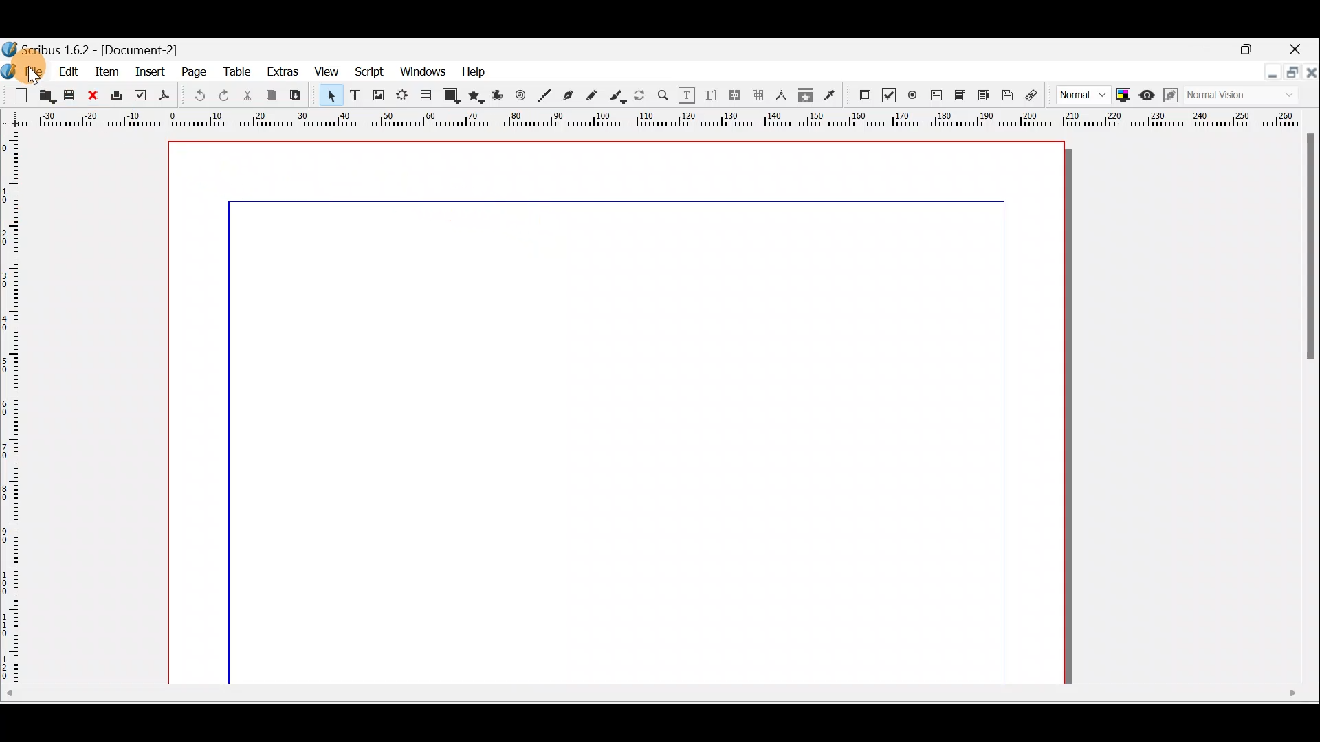 This screenshot has width=1320, height=742. Describe the element at coordinates (569, 95) in the screenshot. I see `Bezier curver` at that location.